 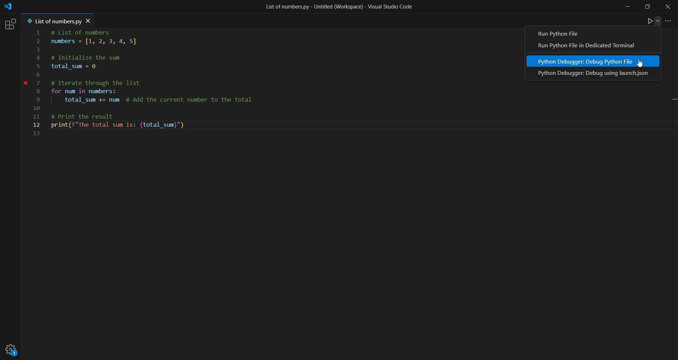 What do you see at coordinates (669, 6) in the screenshot?
I see `close` at bounding box center [669, 6].